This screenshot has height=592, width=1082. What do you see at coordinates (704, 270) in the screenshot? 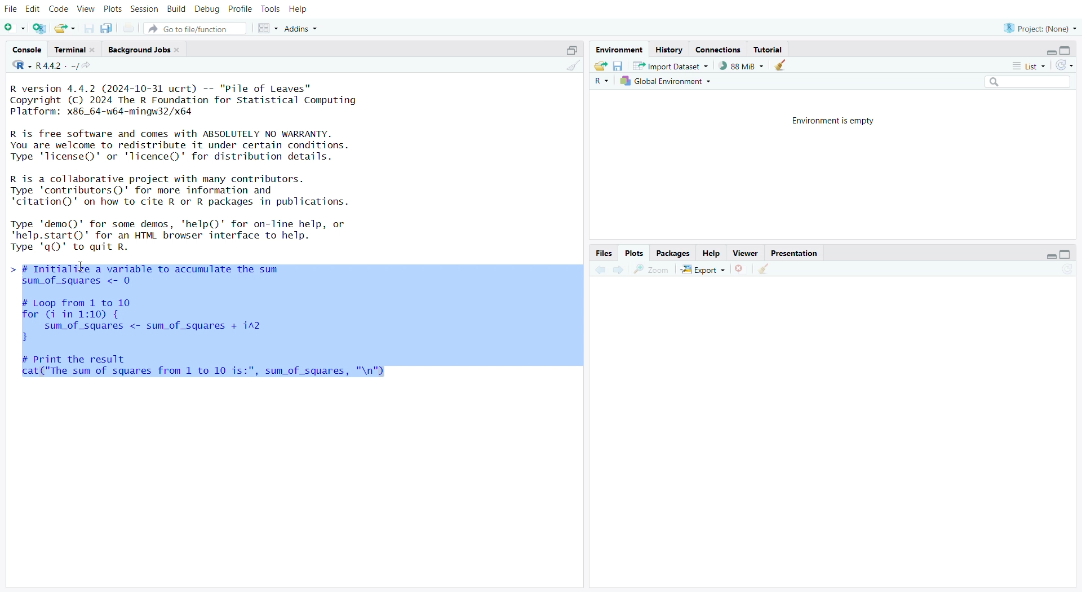
I see `export` at bounding box center [704, 270].